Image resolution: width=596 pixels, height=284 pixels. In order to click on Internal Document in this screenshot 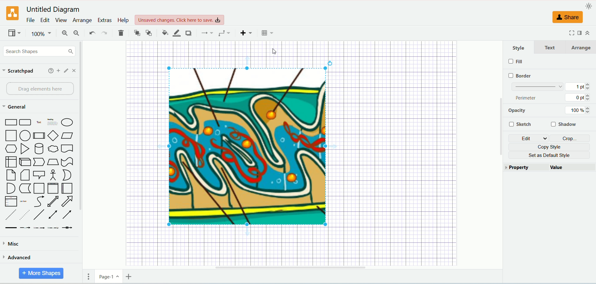, I will do `click(11, 162)`.